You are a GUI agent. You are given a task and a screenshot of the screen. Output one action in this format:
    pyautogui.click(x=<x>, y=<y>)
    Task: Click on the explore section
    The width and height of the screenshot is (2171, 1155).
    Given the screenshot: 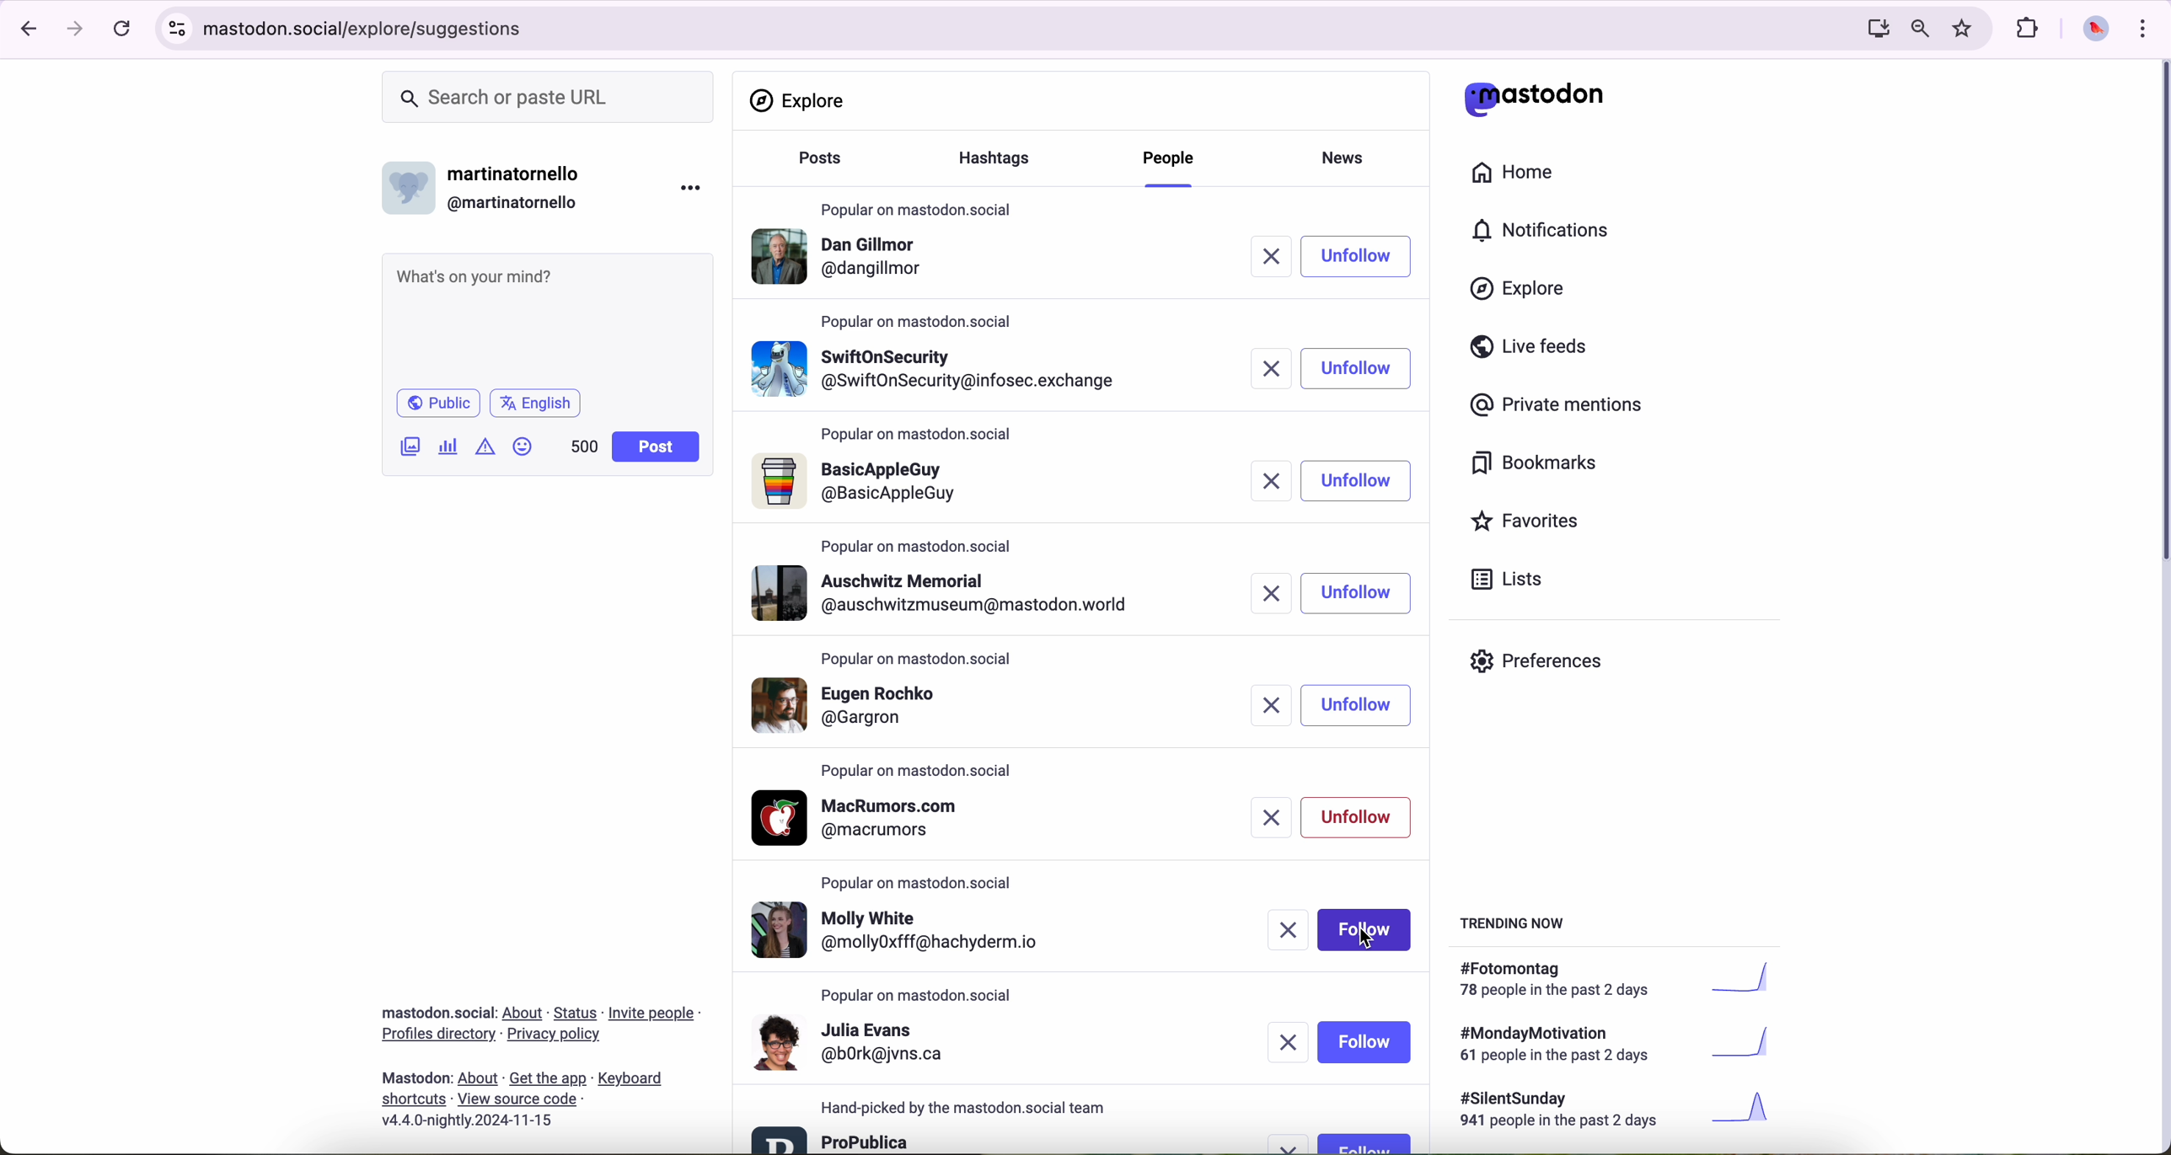 What is the action you would take?
    pyautogui.click(x=801, y=100)
    